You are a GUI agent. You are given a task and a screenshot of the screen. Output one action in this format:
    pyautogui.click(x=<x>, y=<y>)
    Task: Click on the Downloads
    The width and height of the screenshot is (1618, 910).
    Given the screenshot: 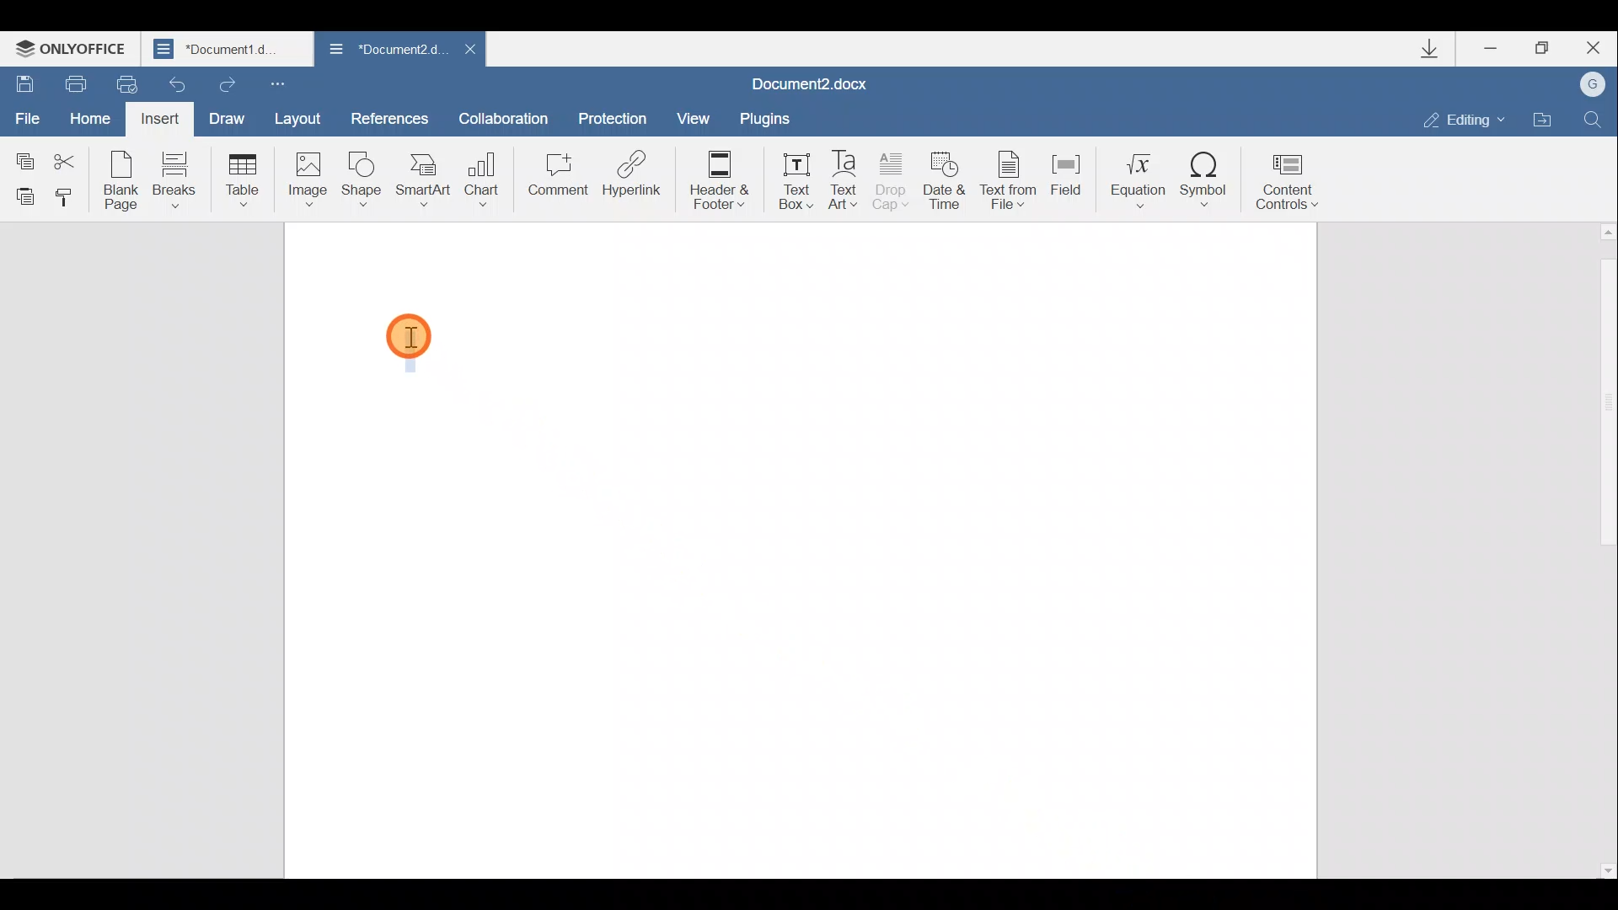 What is the action you would take?
    pyautogui.click(x=1439, y=52)
    